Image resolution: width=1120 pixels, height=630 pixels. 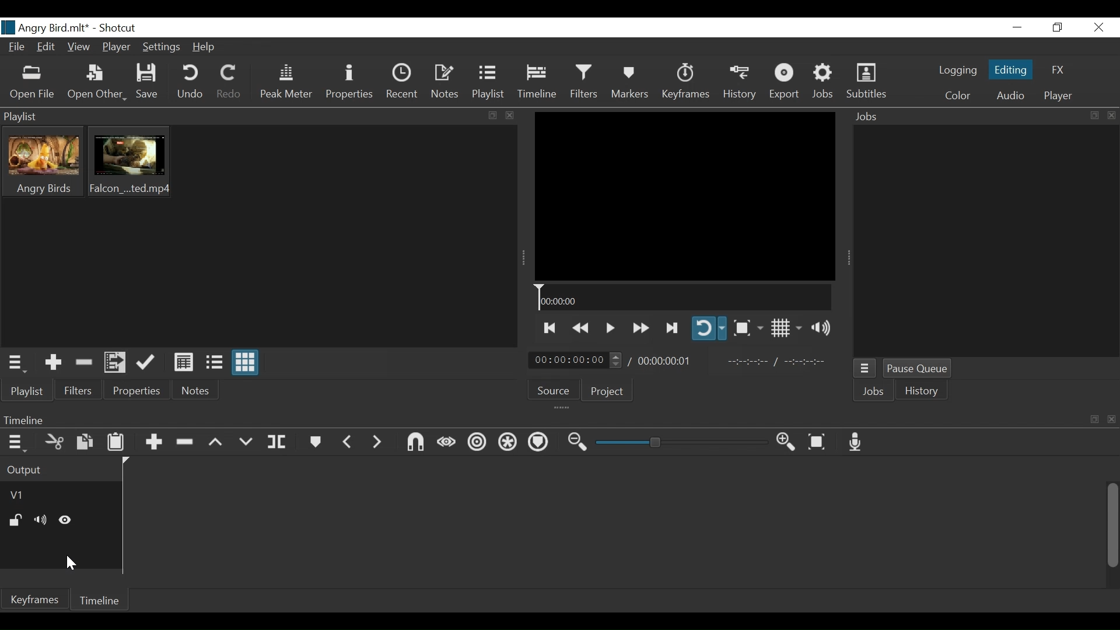 What do you see at coordinates (748, 328) in the screenshot?
I see `Toggle zoom` at bounding box center [748, 328].